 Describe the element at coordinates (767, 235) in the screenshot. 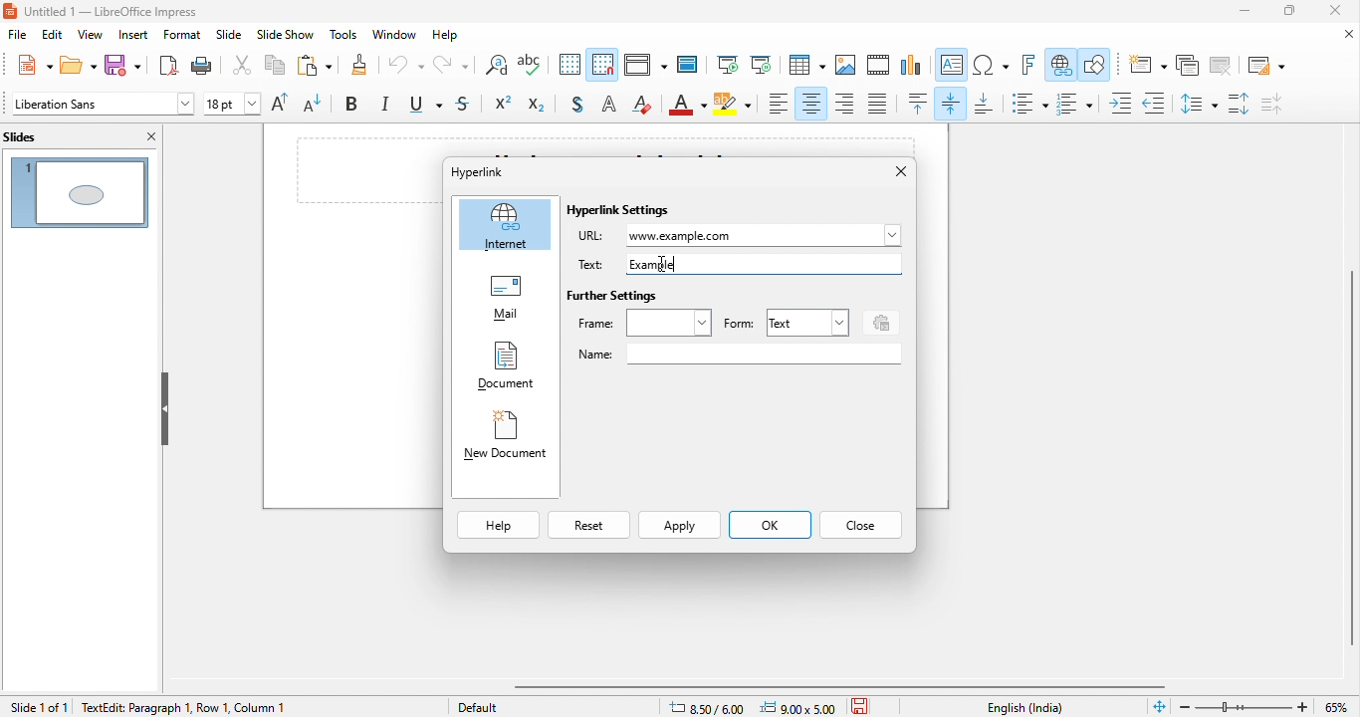

I see `www.example.com` at that location.